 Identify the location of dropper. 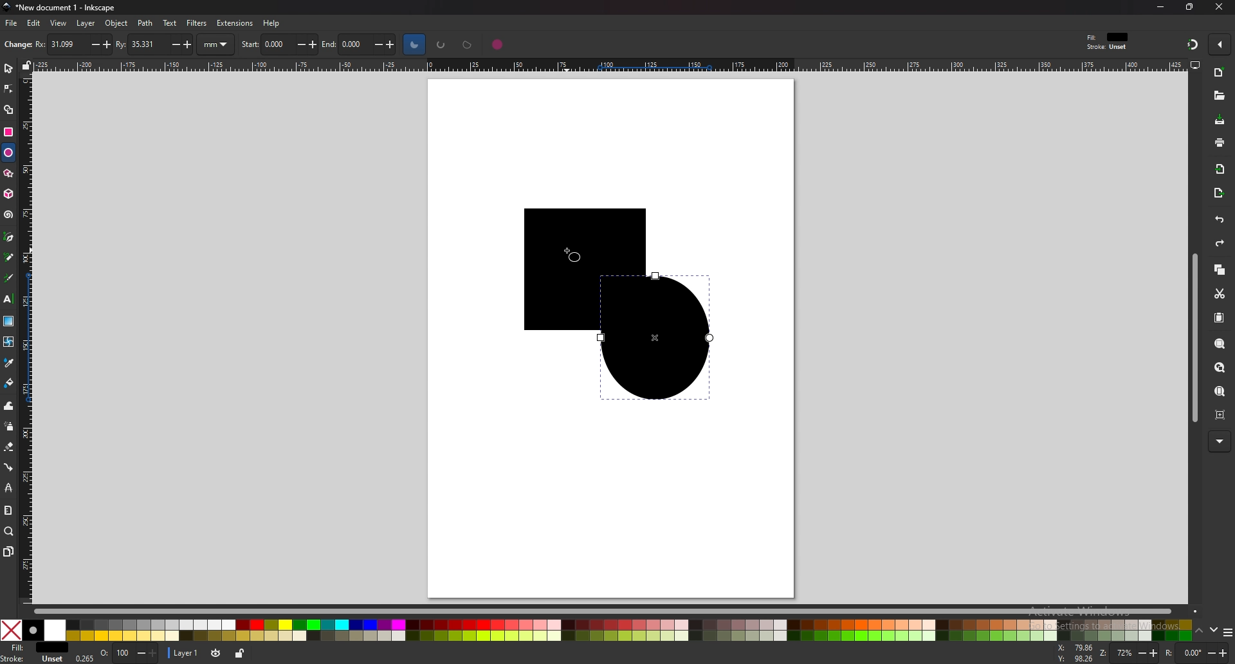
(10, 364).